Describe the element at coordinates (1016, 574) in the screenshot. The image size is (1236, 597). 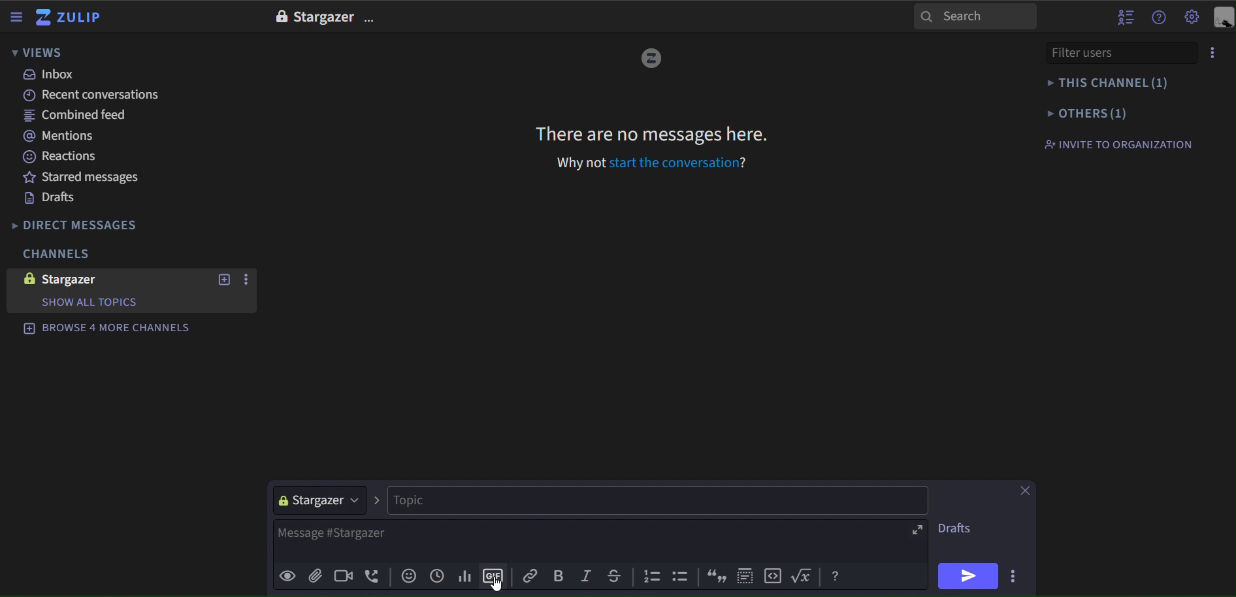
I see `more options` at that location.